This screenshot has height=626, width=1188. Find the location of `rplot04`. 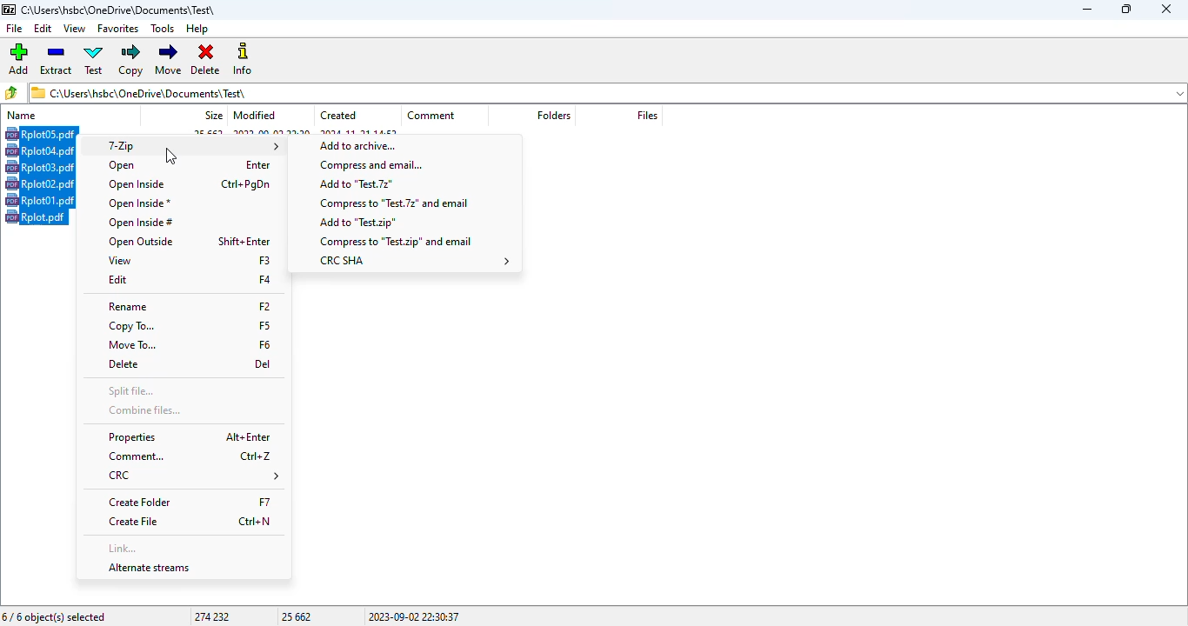

rplot04 is located at coordinates (39, 150).